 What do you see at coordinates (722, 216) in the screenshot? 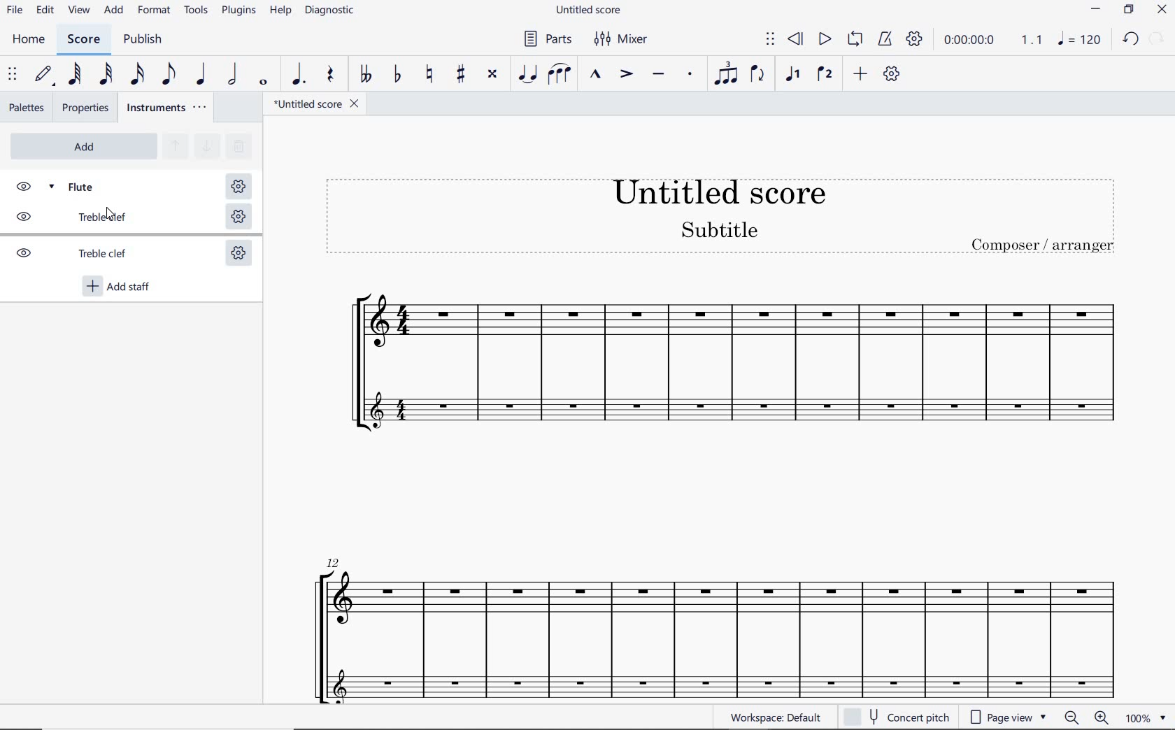
I see `Title` at bounding box center [722, 216].